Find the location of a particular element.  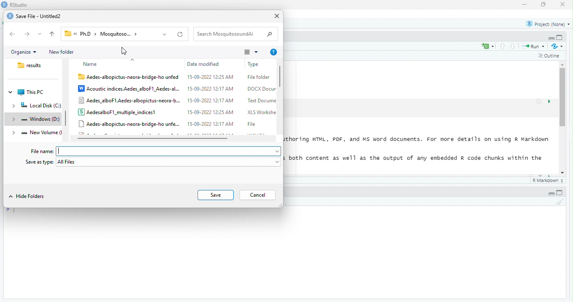

Acoustic indices.Aedes_alboF1_Aedes-al.. 15-09-2022 1217AM ~~ DOCX Document is located at coordinates (177, 89).